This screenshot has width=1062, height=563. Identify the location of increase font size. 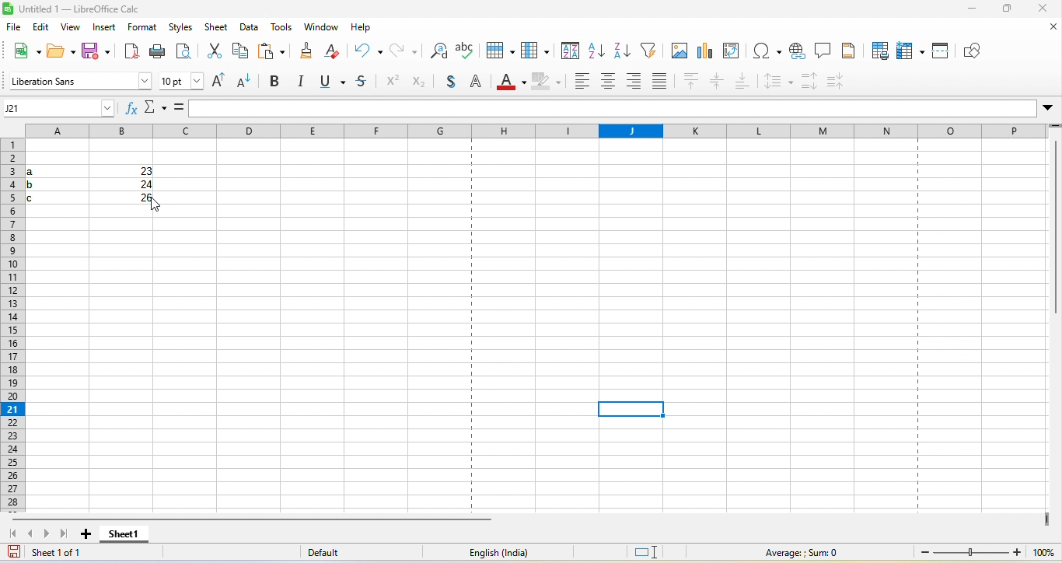
(218, 82).